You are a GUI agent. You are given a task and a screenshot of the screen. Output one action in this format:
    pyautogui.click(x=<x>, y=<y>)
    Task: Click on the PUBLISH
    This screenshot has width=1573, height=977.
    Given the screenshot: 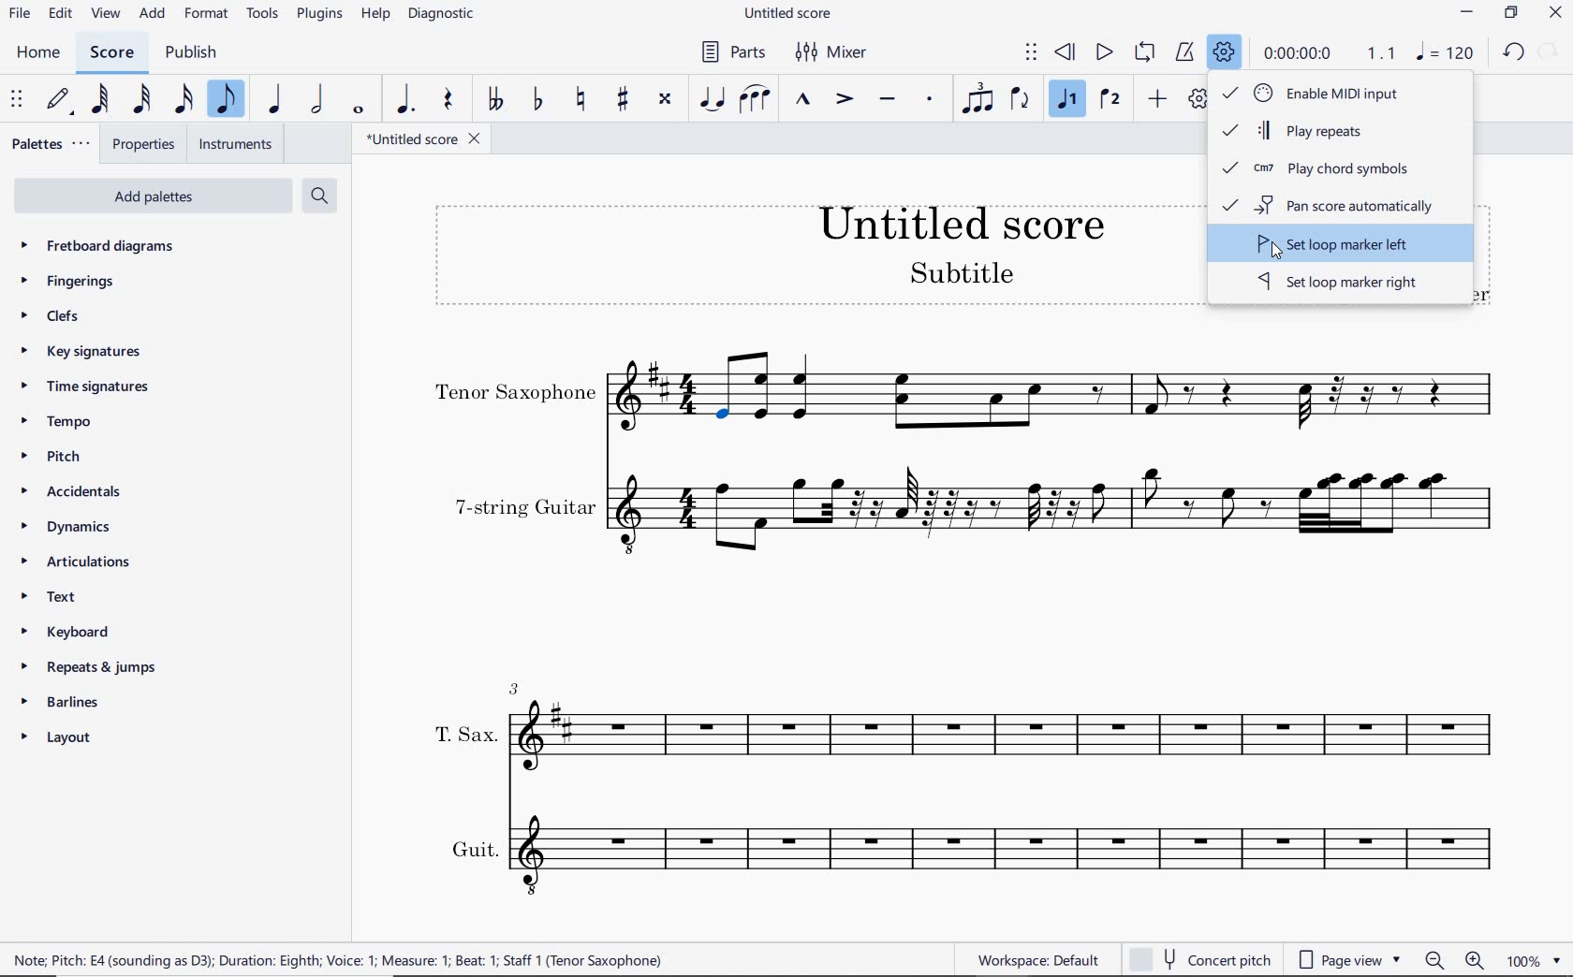 What is the action you would take?
    pyautogui.click(x=191, y=56)
    